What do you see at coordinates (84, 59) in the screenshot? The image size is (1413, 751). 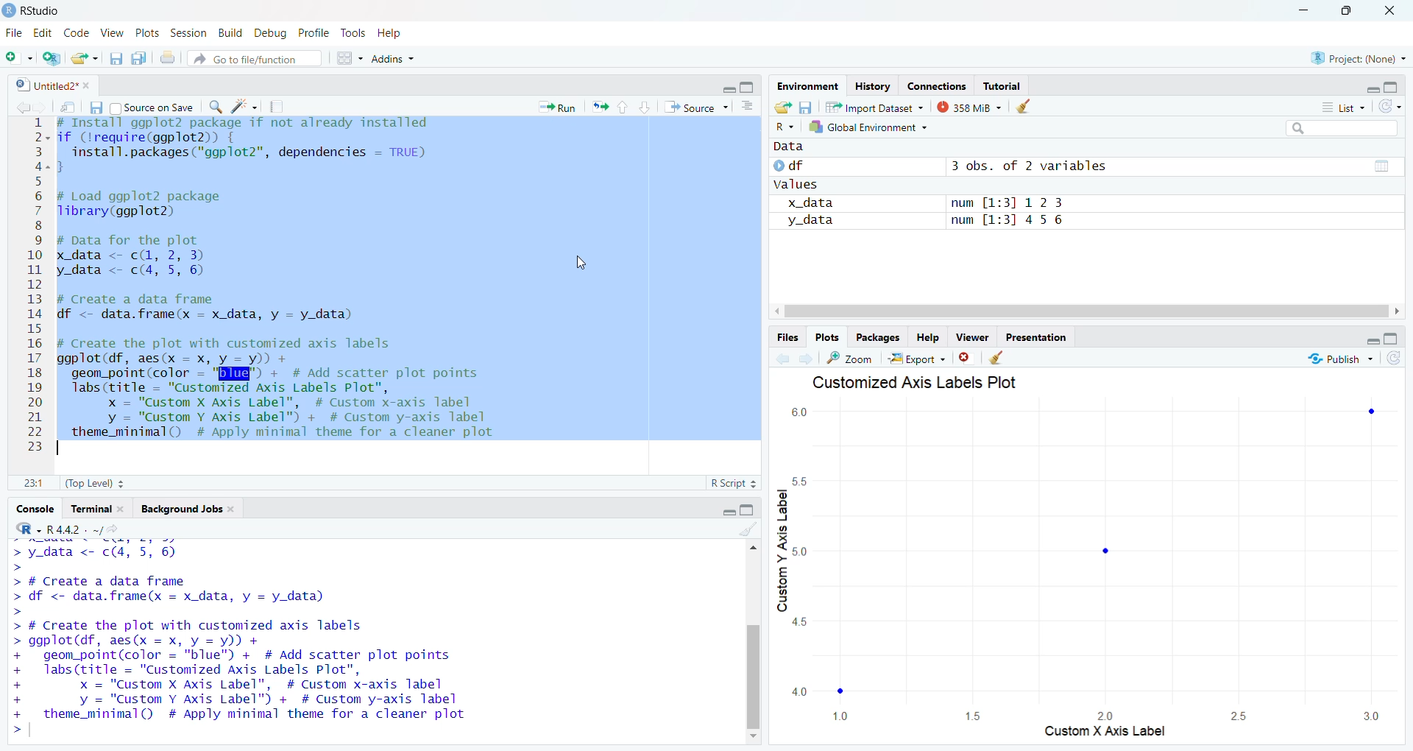 I see `export` at bounding box center [84, 59].